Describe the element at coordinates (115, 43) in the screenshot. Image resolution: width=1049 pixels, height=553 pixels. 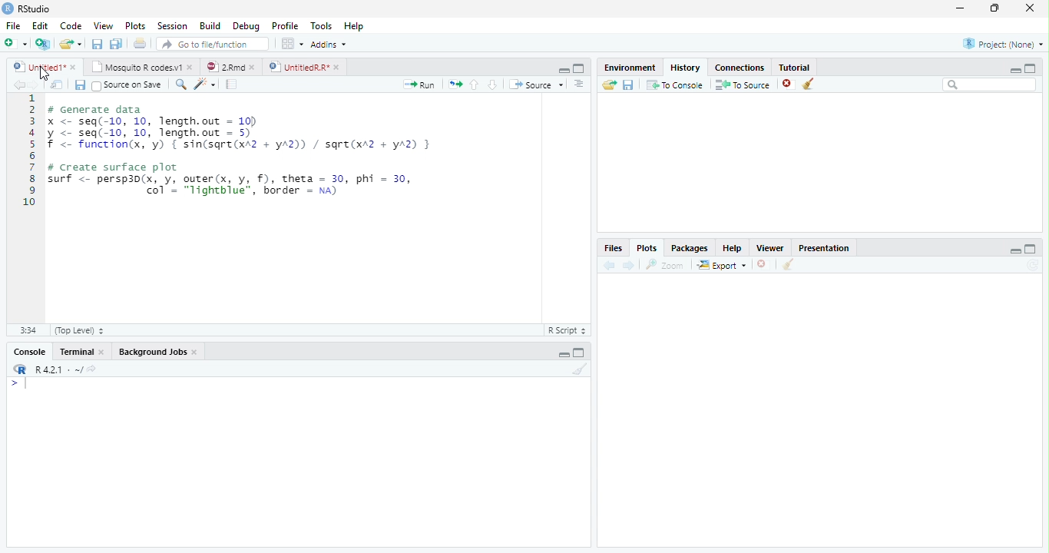
I see `Save all open documents` at that location.